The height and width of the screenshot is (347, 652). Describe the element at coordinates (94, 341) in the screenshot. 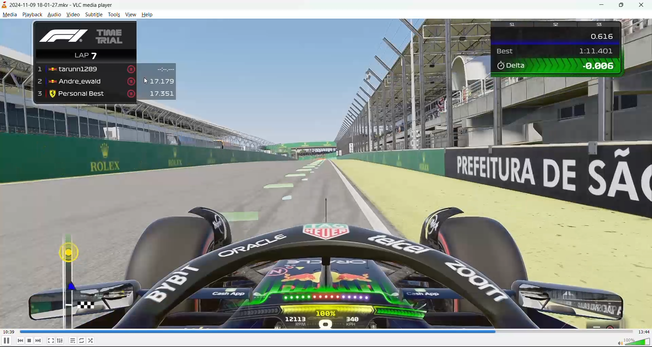

I see `random` at that location.